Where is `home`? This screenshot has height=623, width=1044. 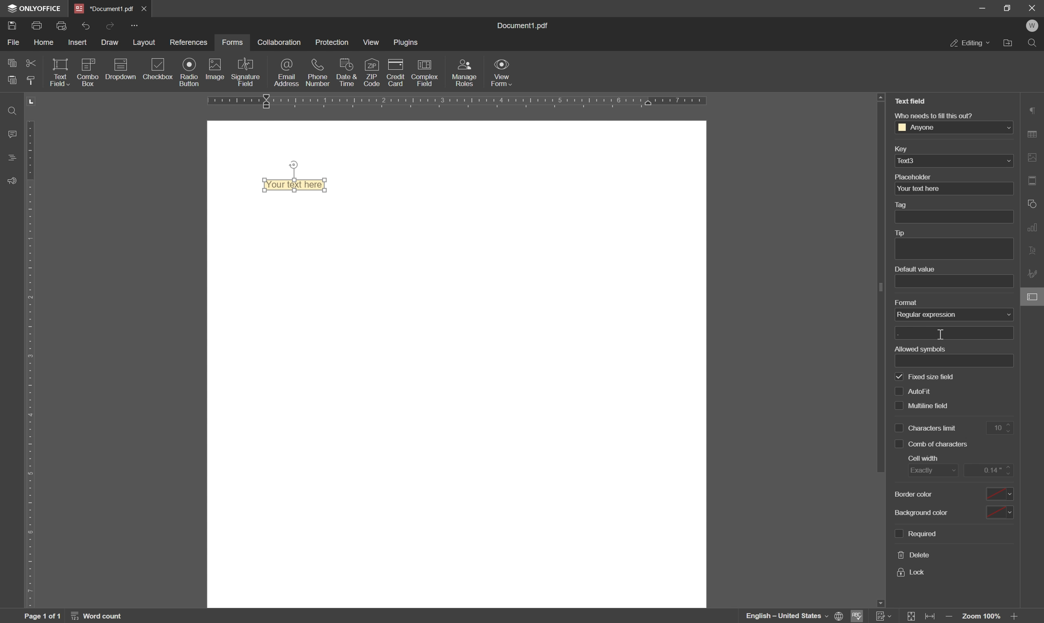
home is located at coordinates (47, 44).